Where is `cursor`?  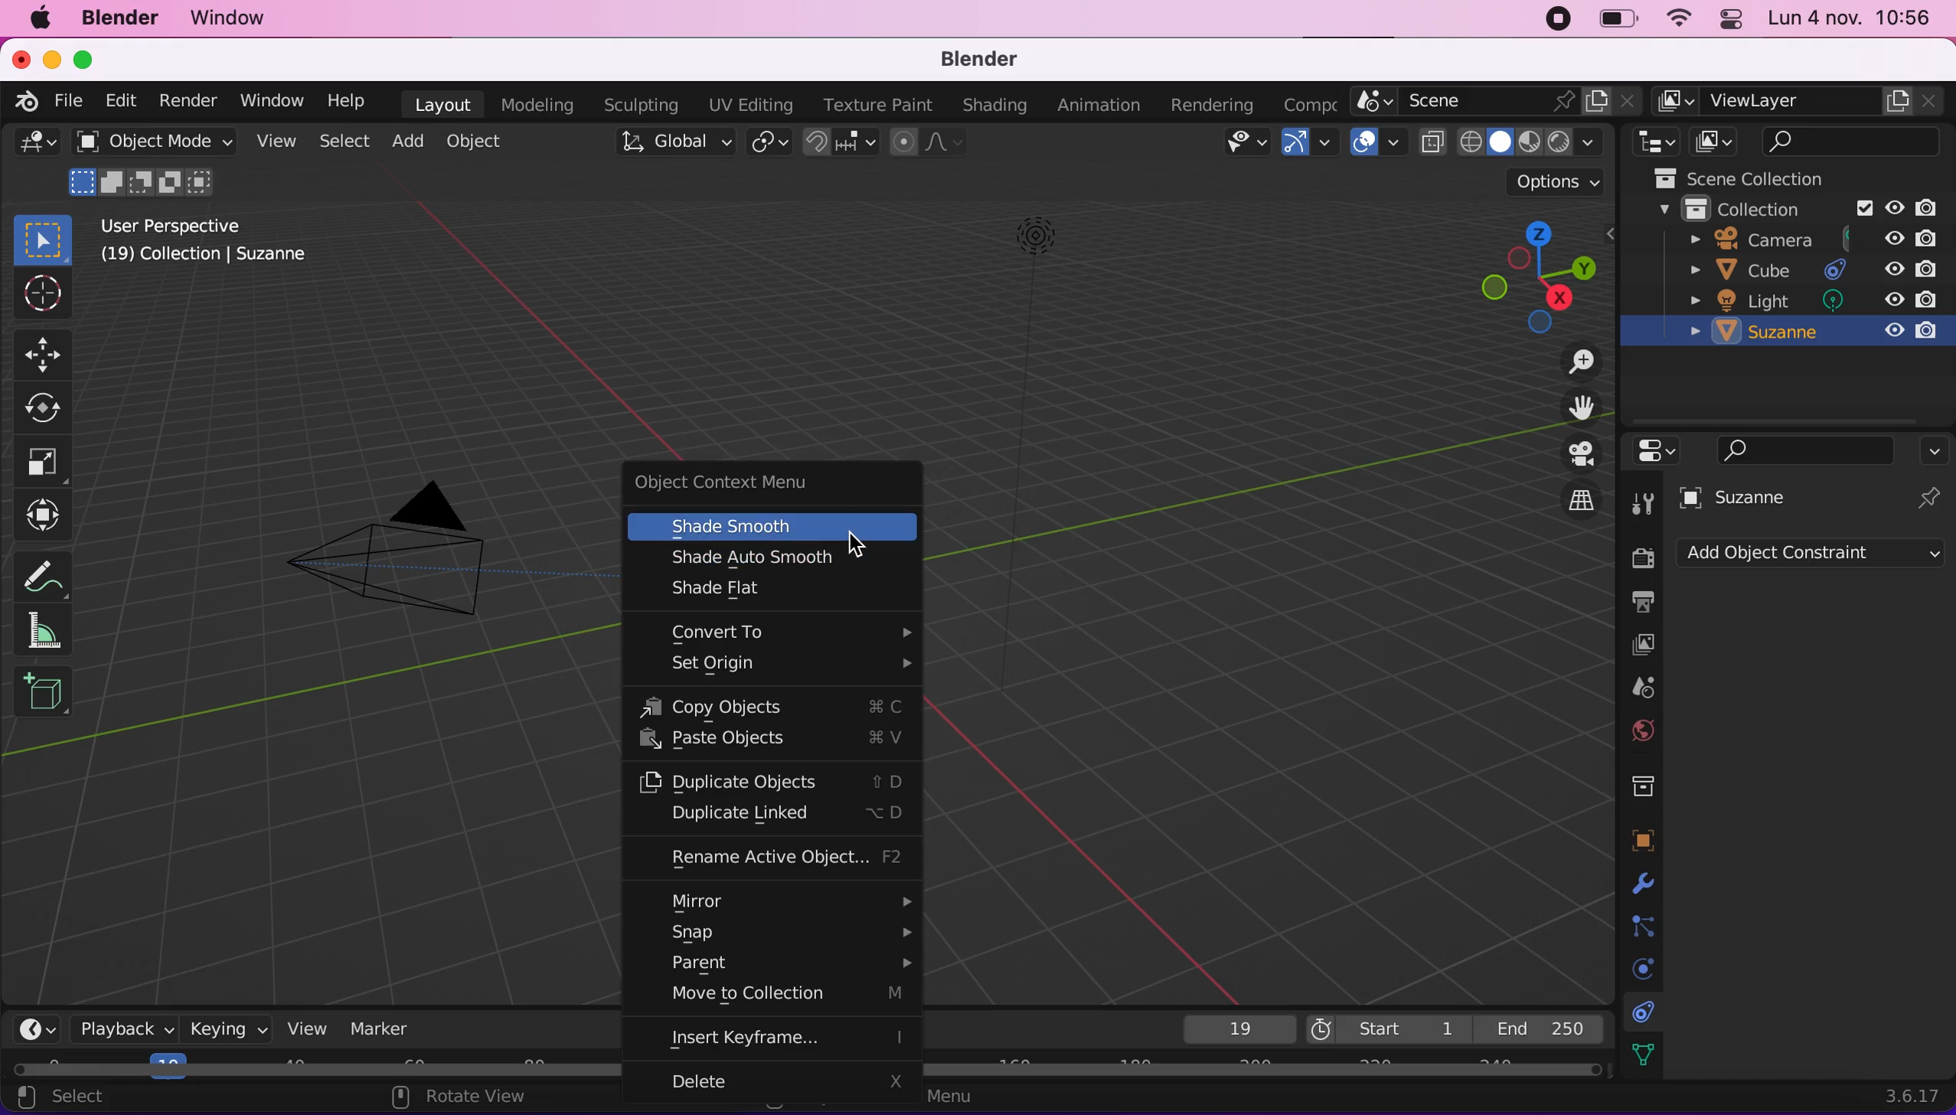
cursor is located at coordinates (856, 535).